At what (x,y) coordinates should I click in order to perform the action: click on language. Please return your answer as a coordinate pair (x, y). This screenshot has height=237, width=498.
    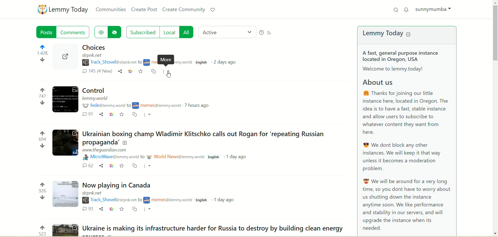
    Looking at the image, I should click on (202, 63).